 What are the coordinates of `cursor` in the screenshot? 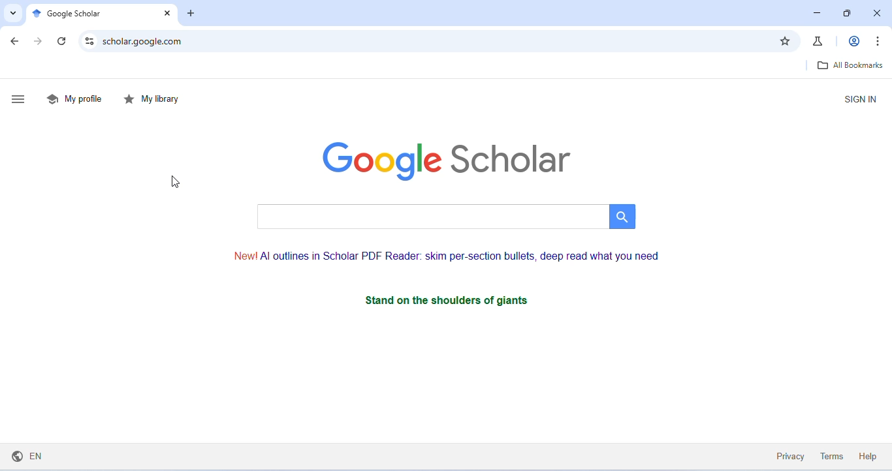 It's located at (176, 183).